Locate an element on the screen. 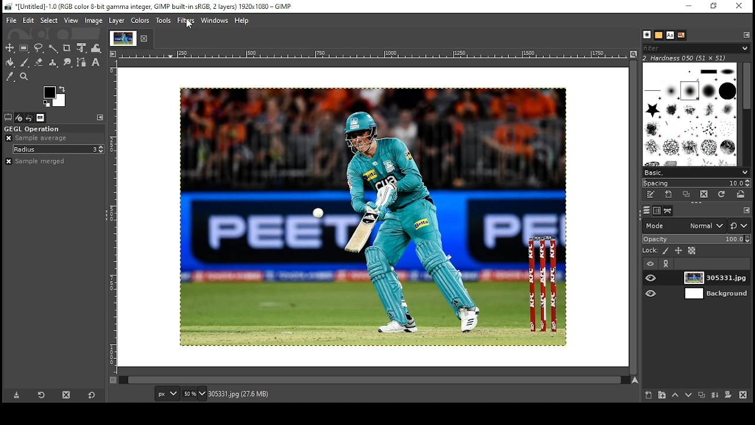 The width and height of the screenshot is (755, 425). file is located at coordinates (12, 21).